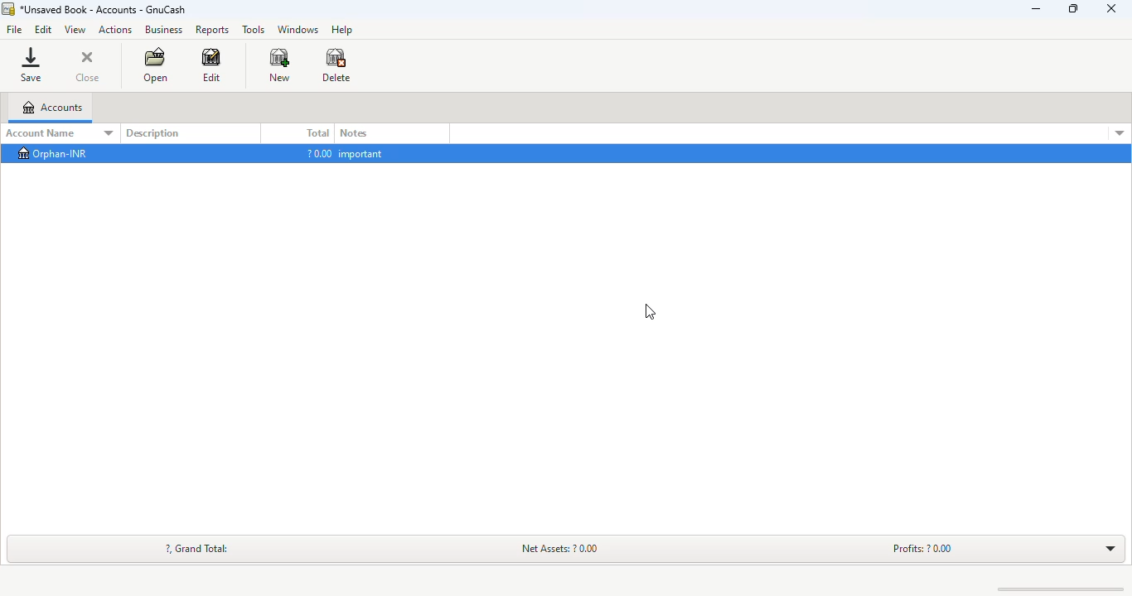 The width and height of the screenshot is (1132, 596). Describe the element at coordinates (344, 30) in the screenshot. I see `help` at that location.